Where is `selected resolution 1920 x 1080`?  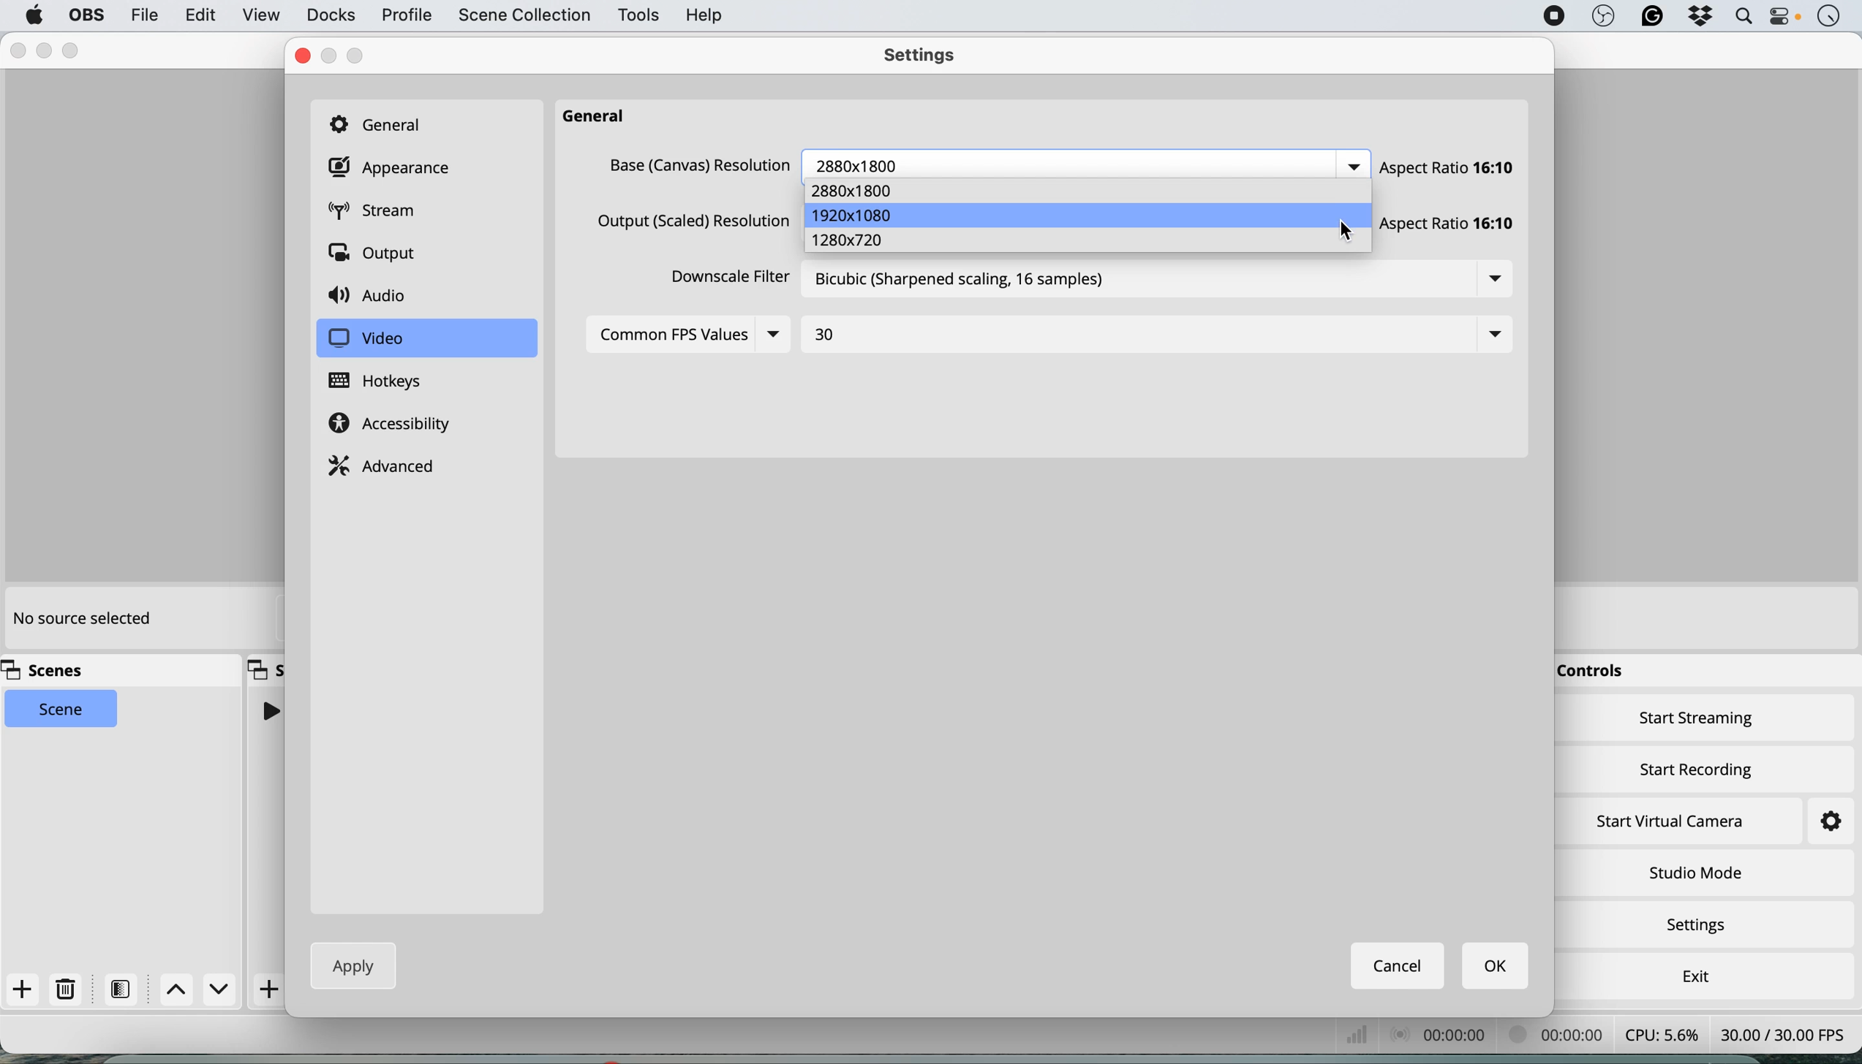
selected resolution 1920 x 1080 is located at coordinates (1092, 215).